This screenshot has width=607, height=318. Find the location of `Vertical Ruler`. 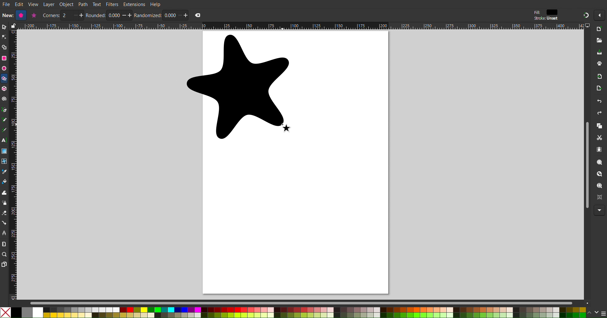

Vertical Ruler is located at coordinates (13, 165).